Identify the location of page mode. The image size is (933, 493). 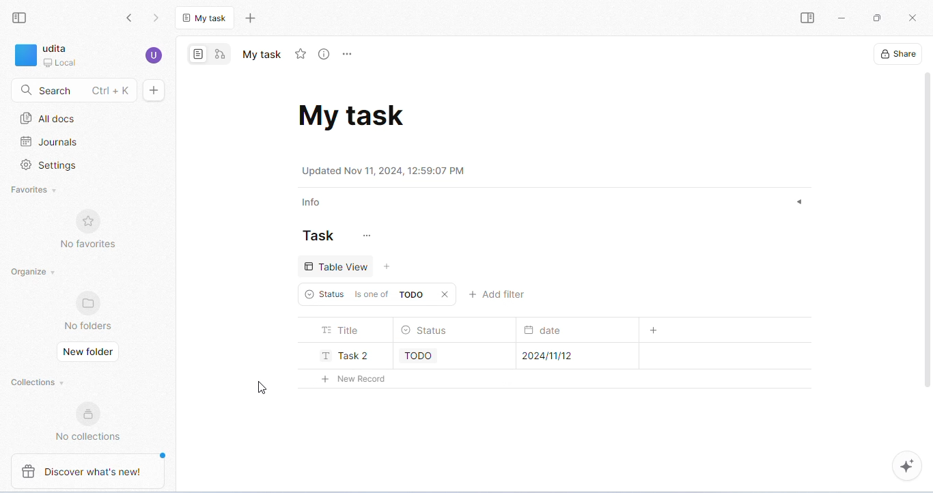
(199, 53).